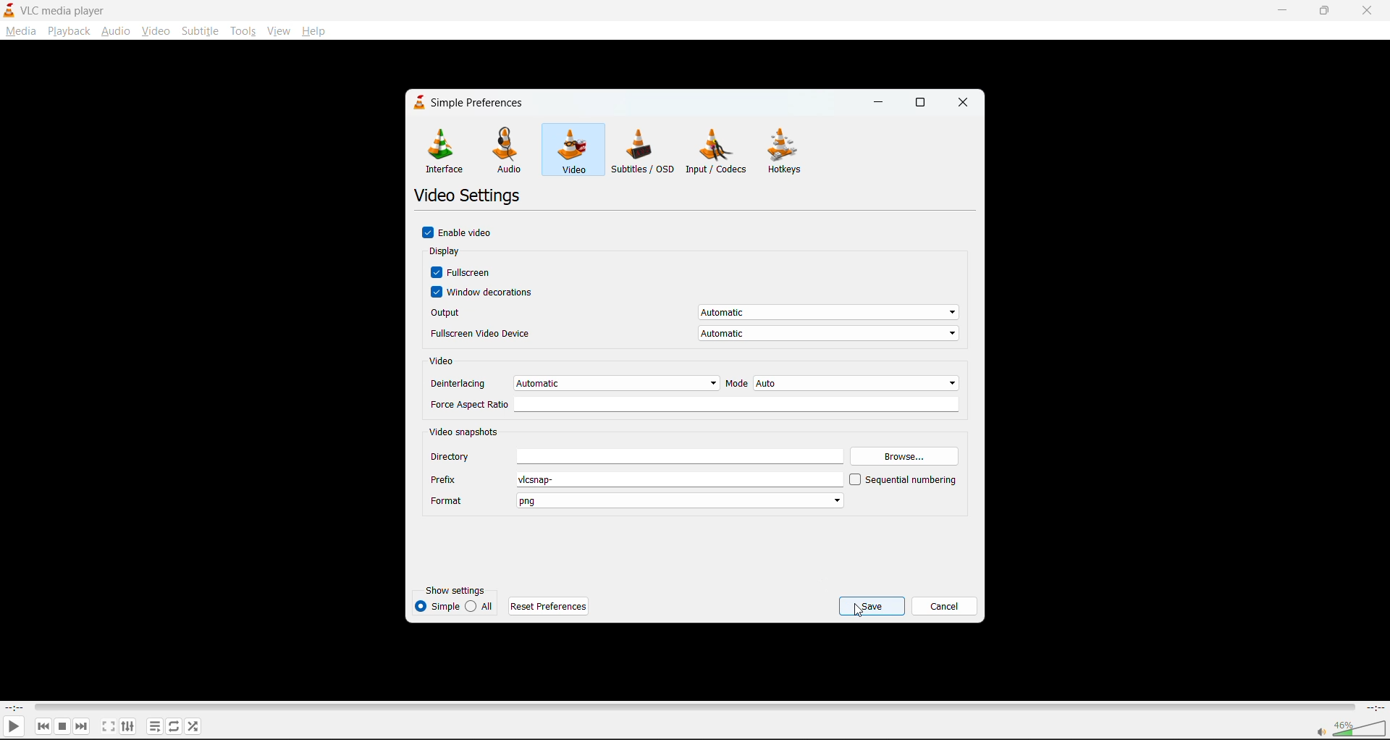  I want to click on minimize, so click(880, 103).